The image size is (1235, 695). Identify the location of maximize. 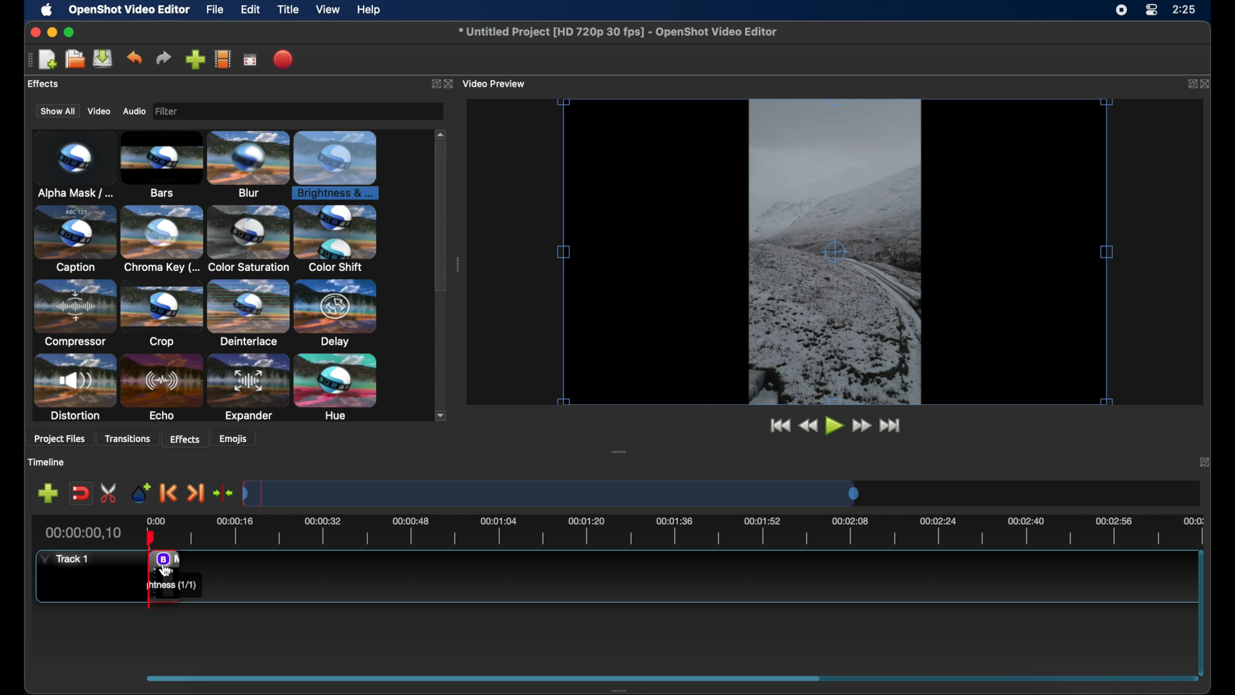
(71, 32).